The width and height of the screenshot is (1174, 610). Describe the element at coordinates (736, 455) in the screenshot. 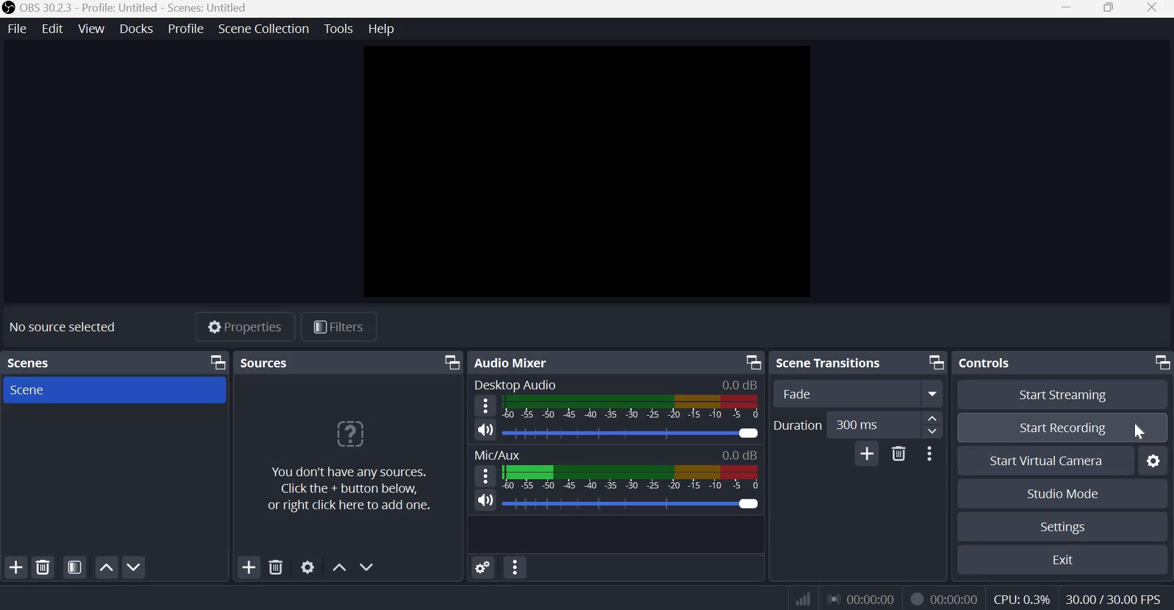

I see `Audio Level Indicator` at that location.